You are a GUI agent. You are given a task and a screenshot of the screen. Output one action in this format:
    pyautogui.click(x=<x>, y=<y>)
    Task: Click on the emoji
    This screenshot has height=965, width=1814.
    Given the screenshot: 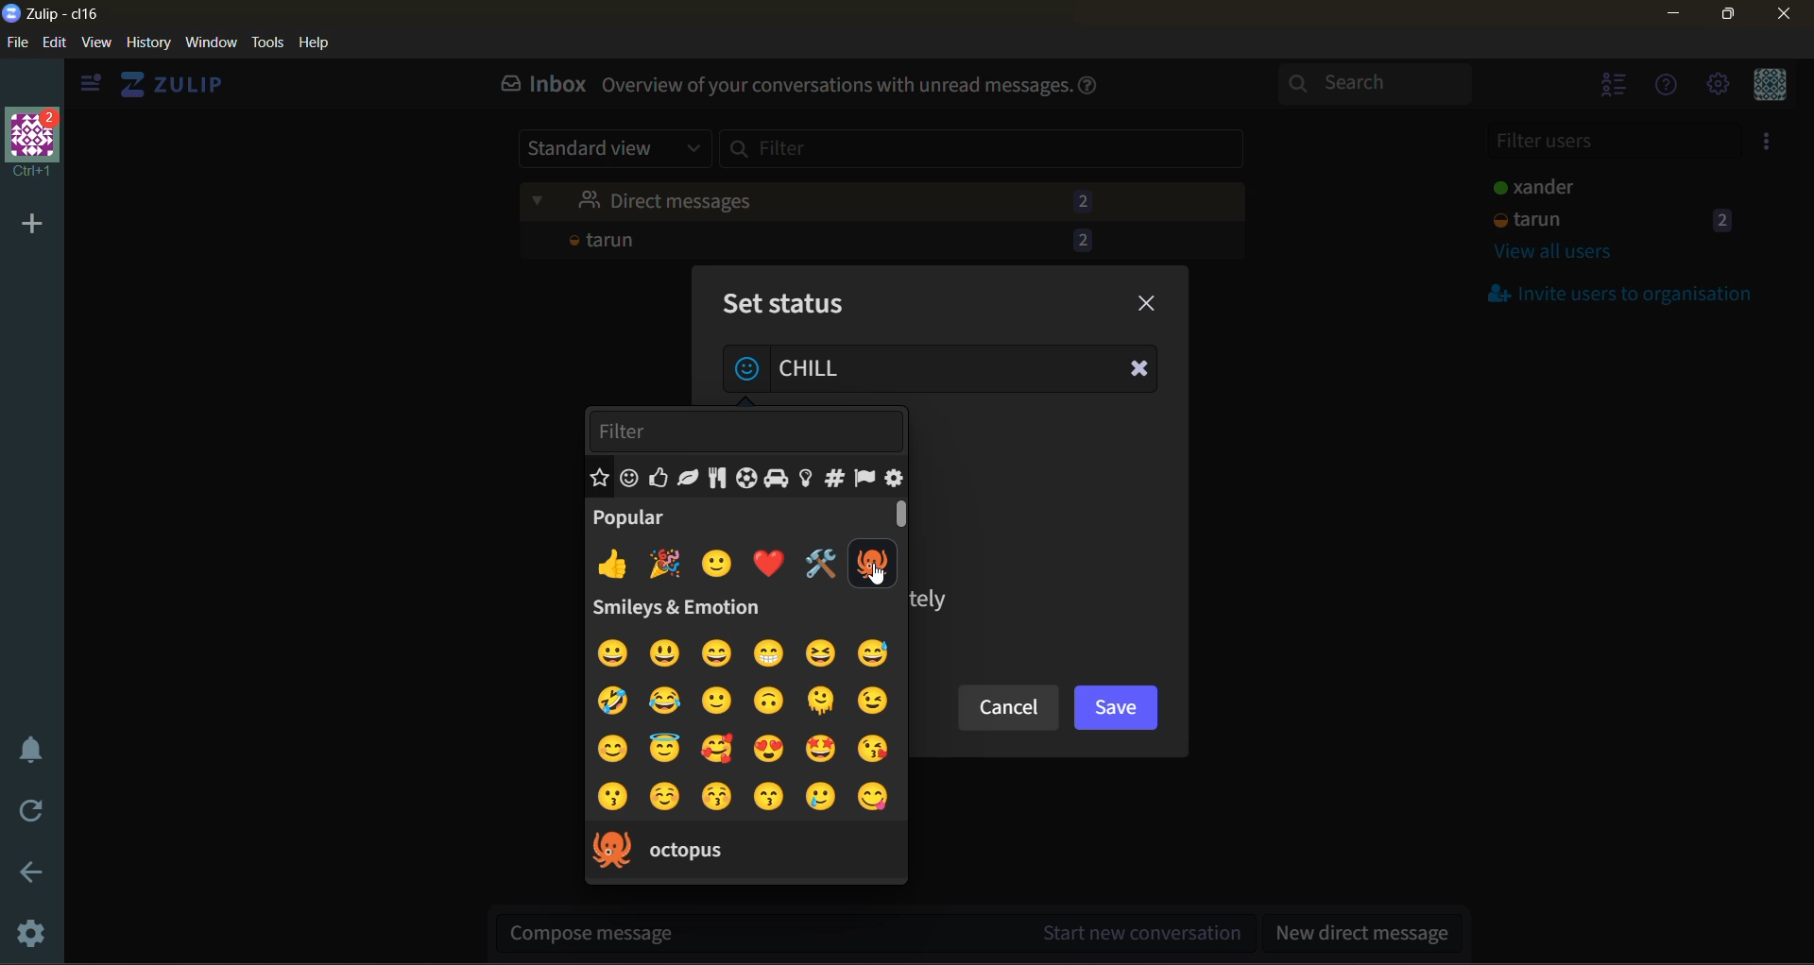 What is the action you would take?
    pyautogui.click(x=667, y=566)
    